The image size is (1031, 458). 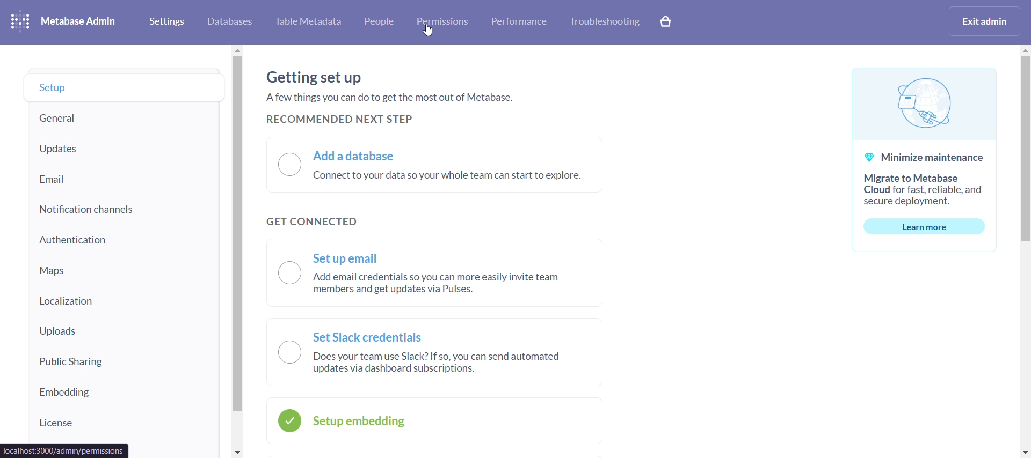 I want to click on recommended next step, so click(x=340, y=120).